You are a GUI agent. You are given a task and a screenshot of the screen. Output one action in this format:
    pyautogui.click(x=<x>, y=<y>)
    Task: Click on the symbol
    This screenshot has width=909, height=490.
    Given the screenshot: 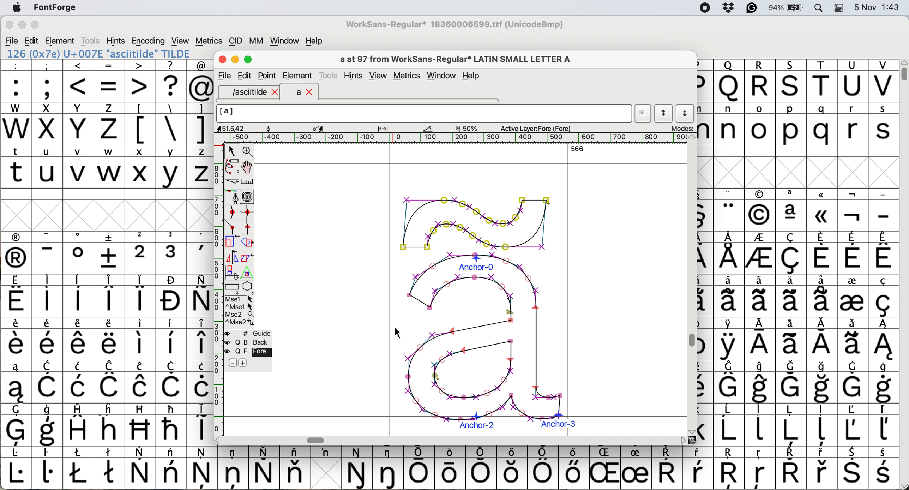 What is the action you would take?
    pyautogui.click(x=483, y=467)
    